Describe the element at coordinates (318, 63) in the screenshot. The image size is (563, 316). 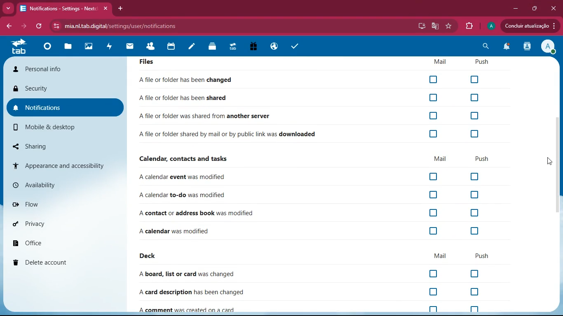
I see `Files` at that location.